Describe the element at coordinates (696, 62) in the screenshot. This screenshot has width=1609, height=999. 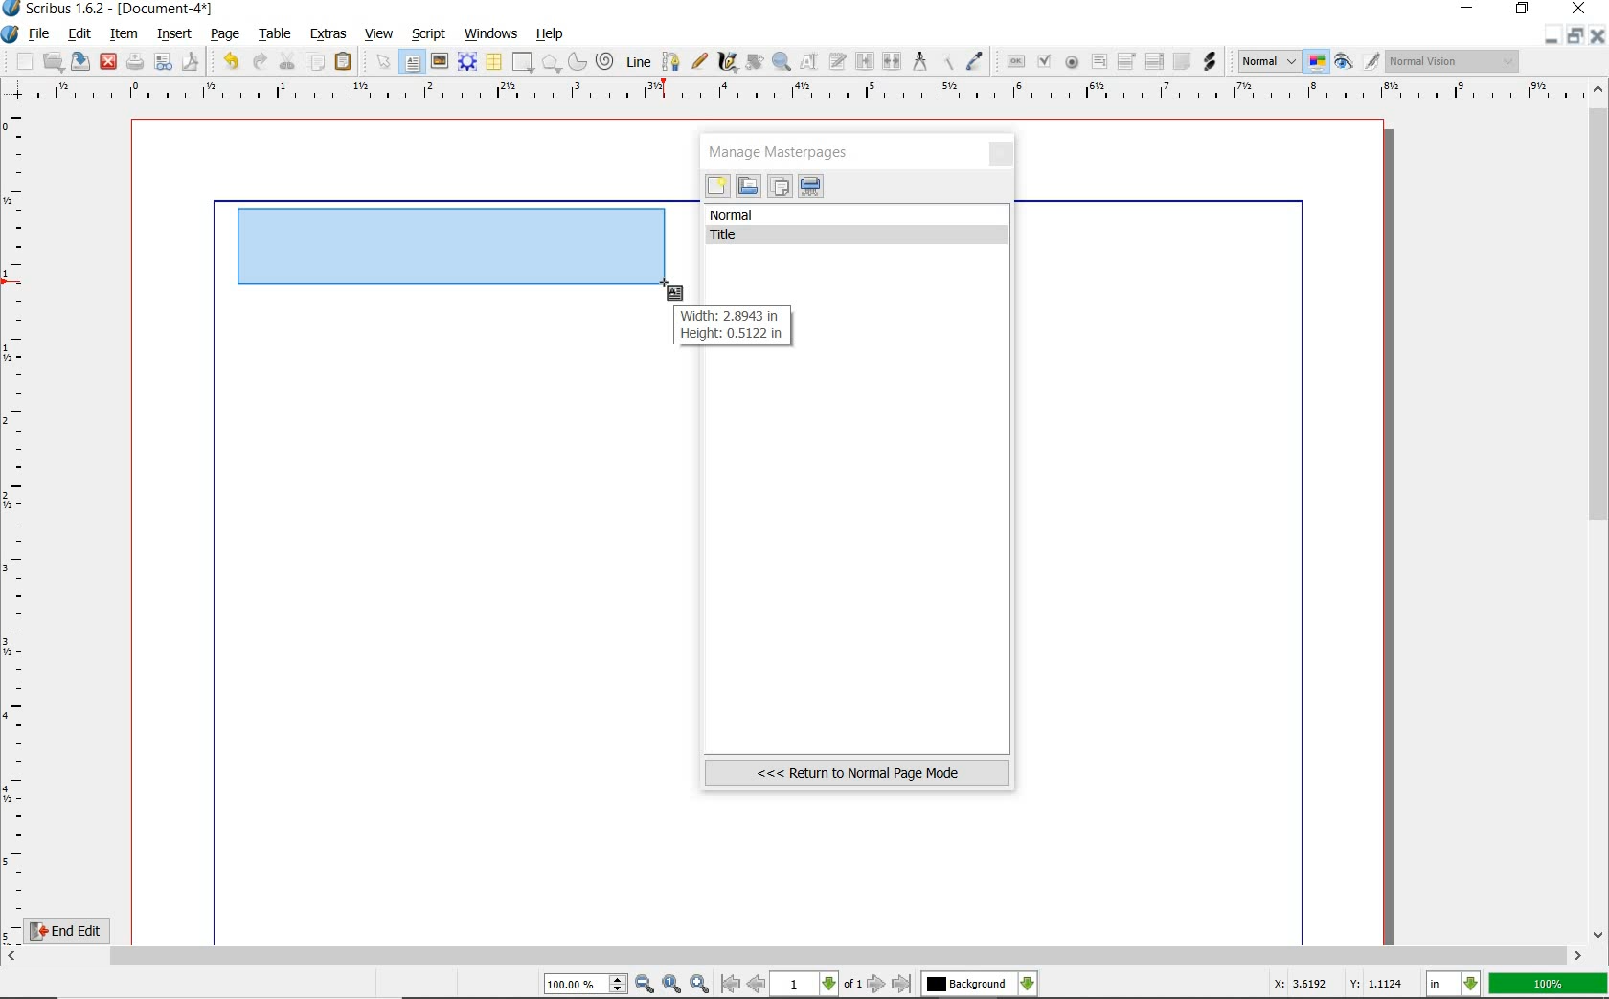
I see `freehand line` at that location.